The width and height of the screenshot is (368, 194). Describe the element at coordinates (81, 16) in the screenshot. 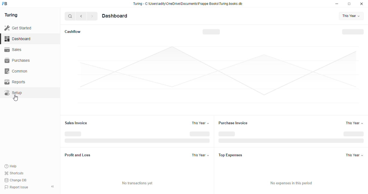

I see `go back` at that location.